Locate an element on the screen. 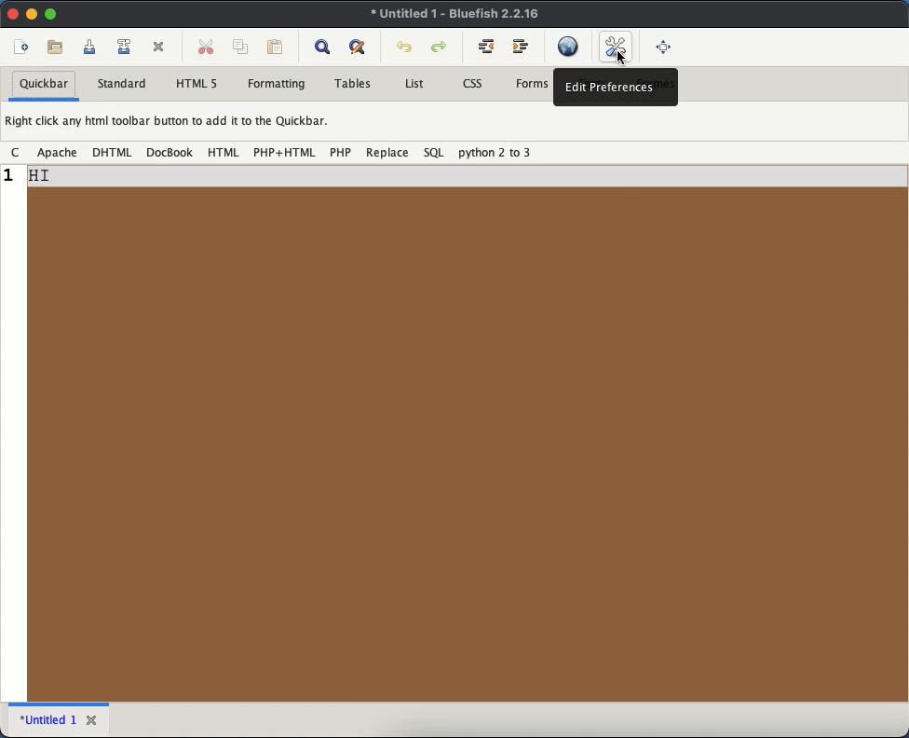  * Untitled 1 - Bluefish 2.2.16 is located at coordinates (459, 16).